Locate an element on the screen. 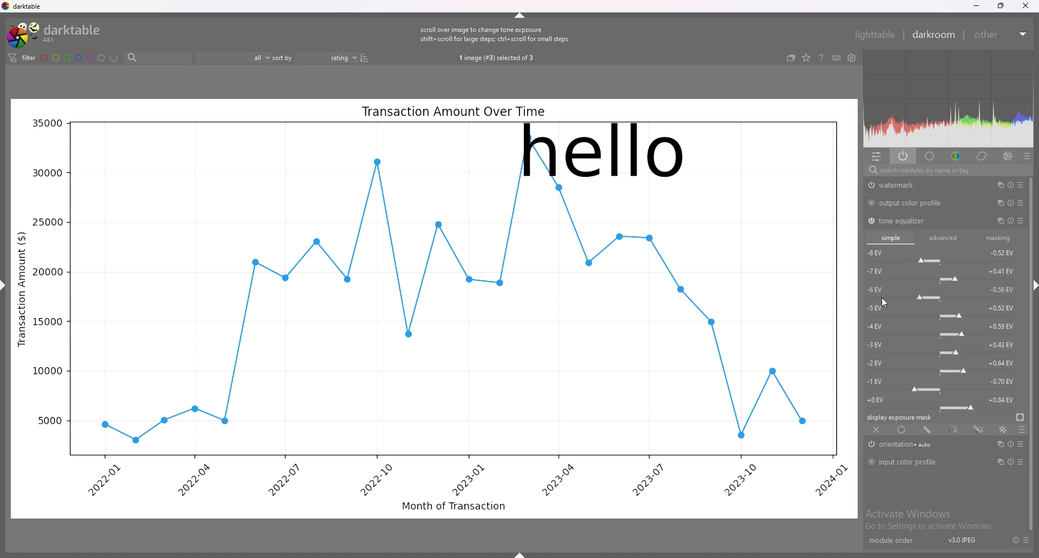  multiple instance actions, reset and presets is located at coordinates (1010, 221).